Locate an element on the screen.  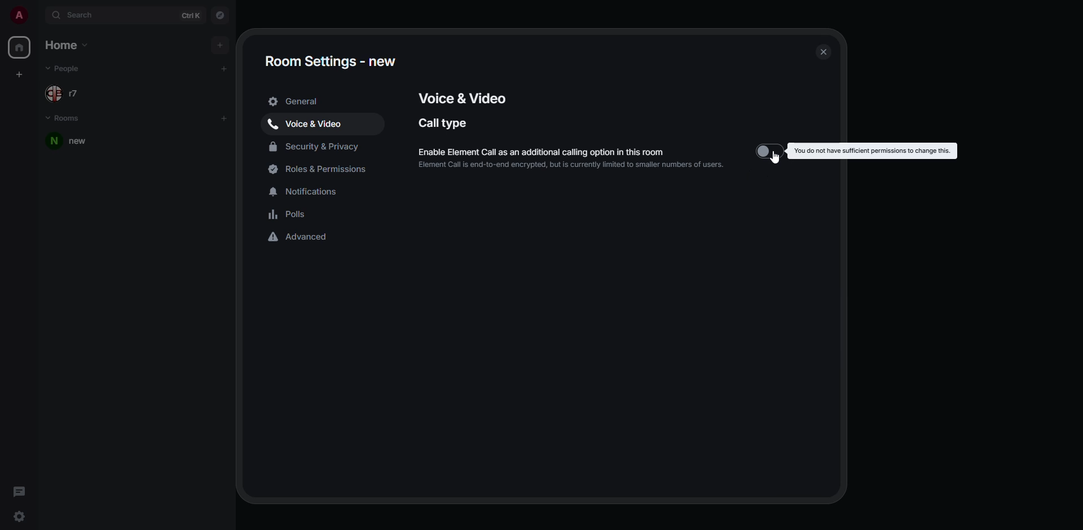
quick settings is located at coordinates (20, 516).